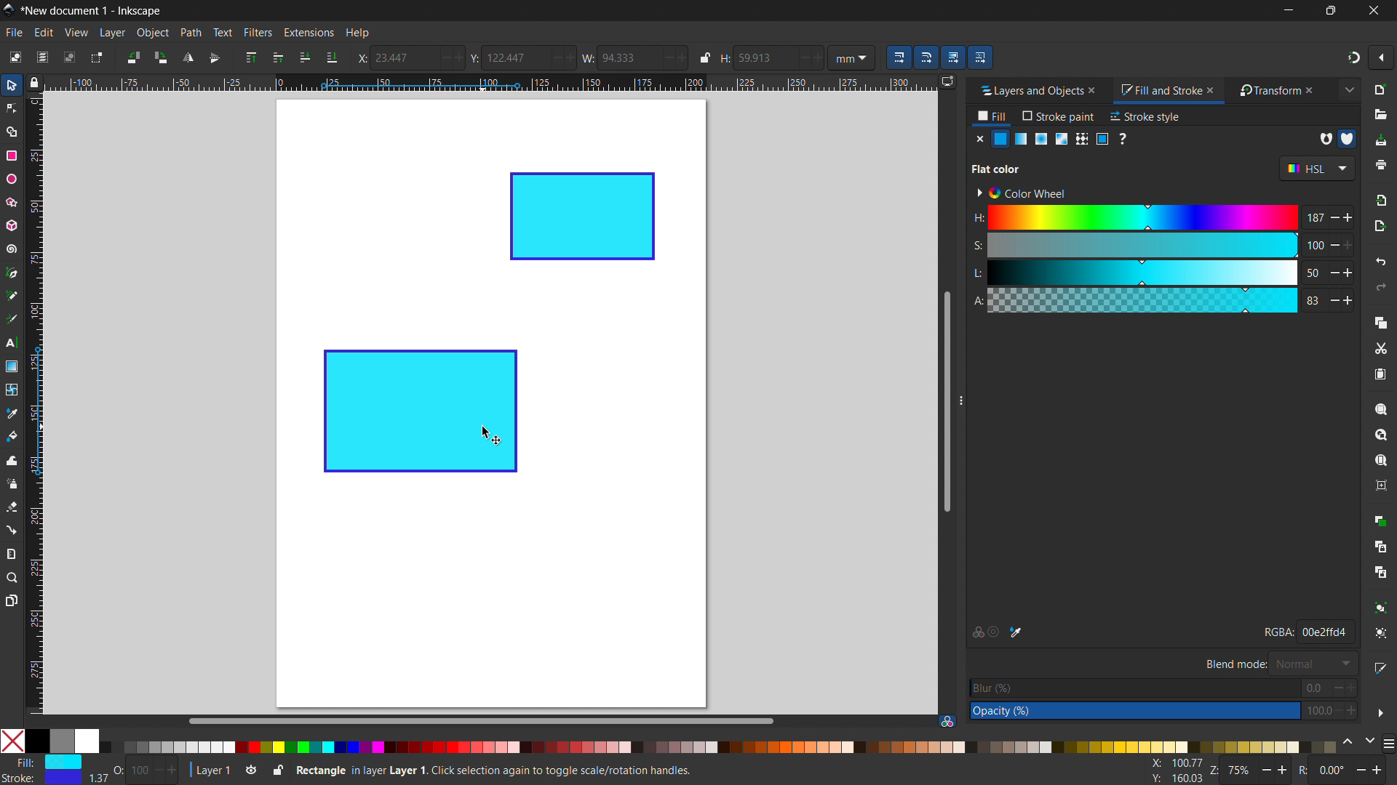 Image resolution: width=1397 pixels, height=785 pixels. What do you see at coordinates (899, 57) in the screenshot?
I see `when scaling objects, scale the stroke width by same proportion` at bounding box center [899, 57].